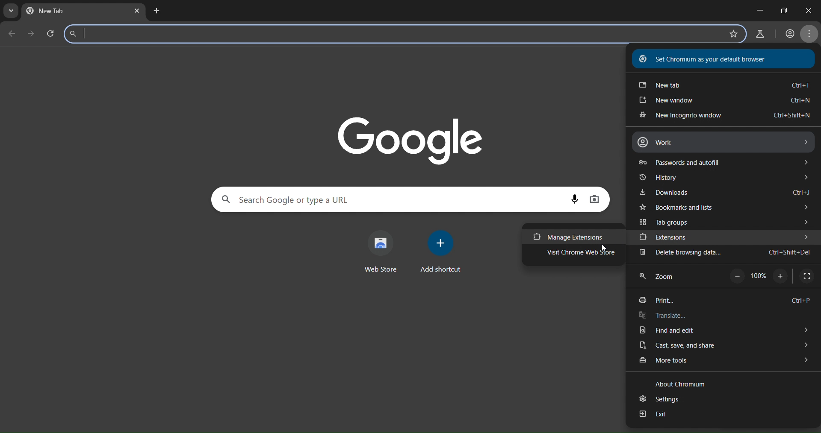 Image resolution: width=821 pixels, height=433 pixels. Describe the element at coordinates (790, 33) in the screenshot. I see `account` at that location.